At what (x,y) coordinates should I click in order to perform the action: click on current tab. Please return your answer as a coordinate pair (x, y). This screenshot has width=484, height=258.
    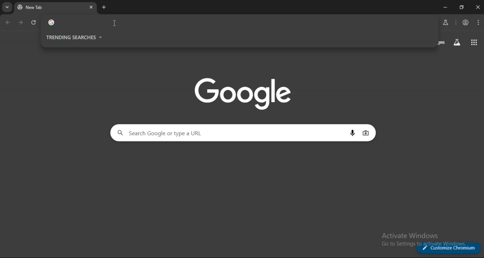
    Looking at the image, I should click on (43, 7).